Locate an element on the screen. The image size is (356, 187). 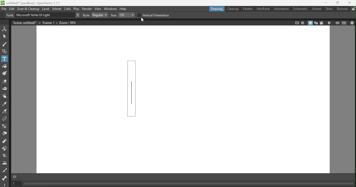
More Tools is located at coordinates (5, 184).